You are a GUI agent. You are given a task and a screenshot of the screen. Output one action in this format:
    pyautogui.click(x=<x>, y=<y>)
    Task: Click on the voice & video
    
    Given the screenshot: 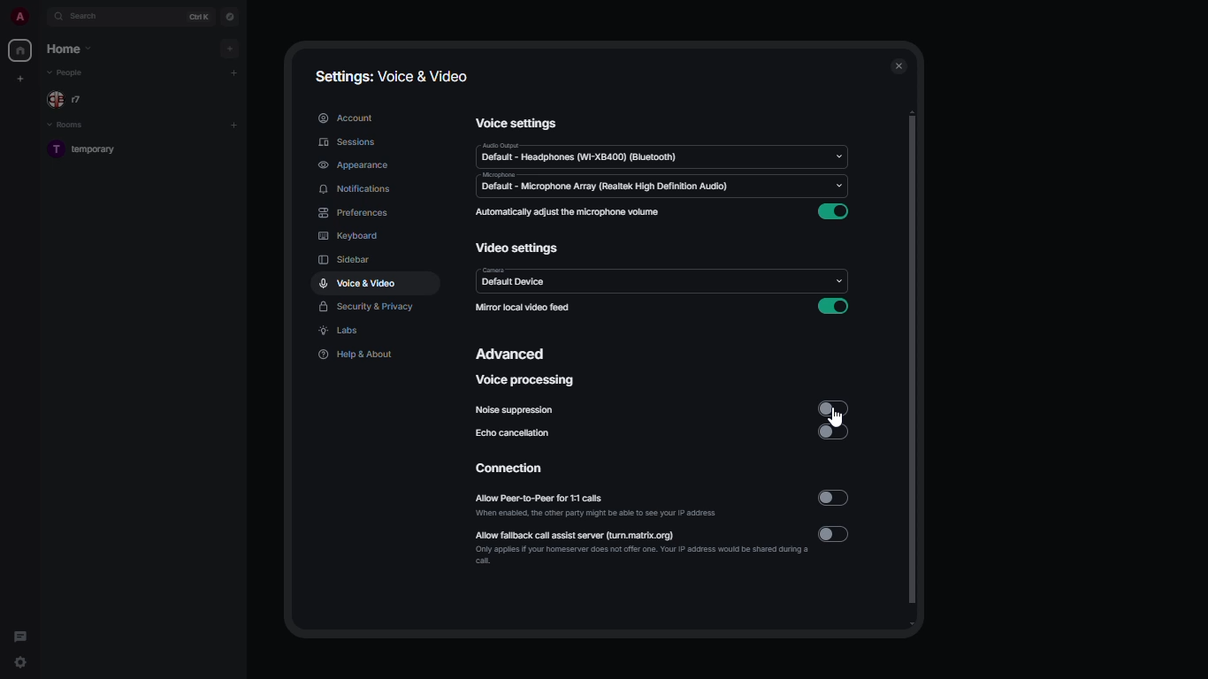 What is the action you would take?
    pyautogui.click(x=359, y=283)
    